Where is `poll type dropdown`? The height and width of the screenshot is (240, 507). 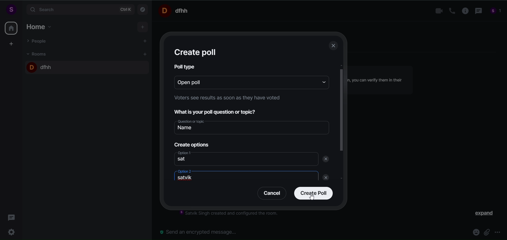 poll type dropdown is located at coordinates (322, 85).